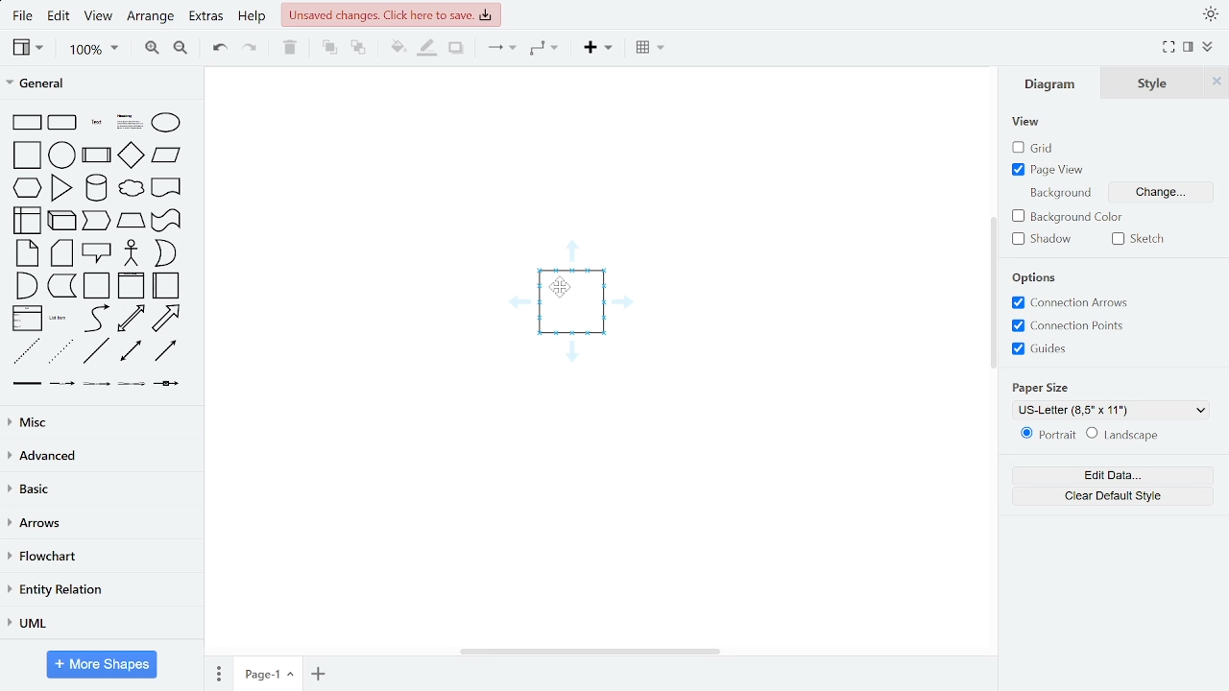 Image resolution: width=1229 pixels, height=691 pixels. What do you see at coordinates (62, 122) in the screenshot?
I see `general shapes` at bounding box center [62, 122].